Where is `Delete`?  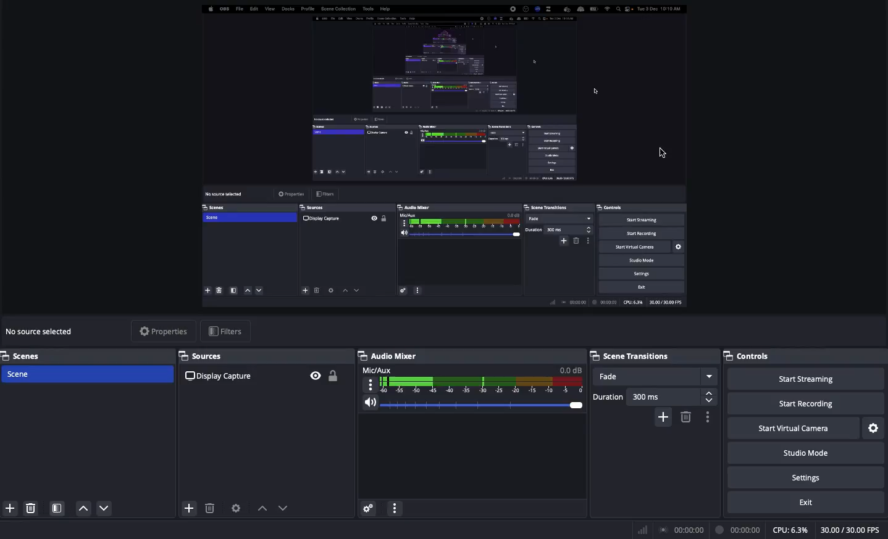 Delete is located at coordinates (30, 508).